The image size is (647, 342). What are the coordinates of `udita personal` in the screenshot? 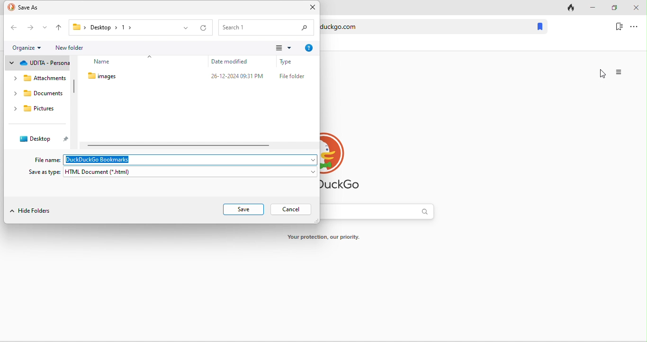 It's located at (39, 63).